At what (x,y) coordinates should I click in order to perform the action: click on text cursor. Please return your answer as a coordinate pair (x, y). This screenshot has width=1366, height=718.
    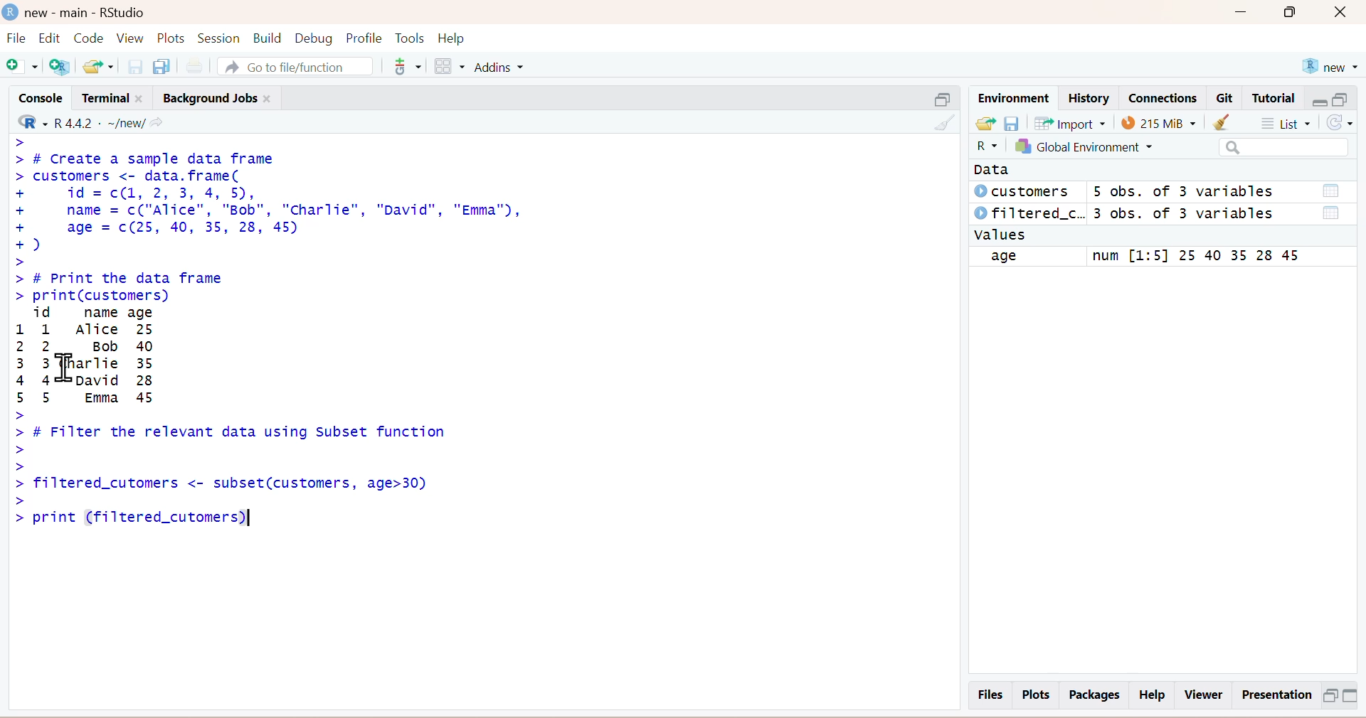
    Looking at the image, I should click on (63, 365).